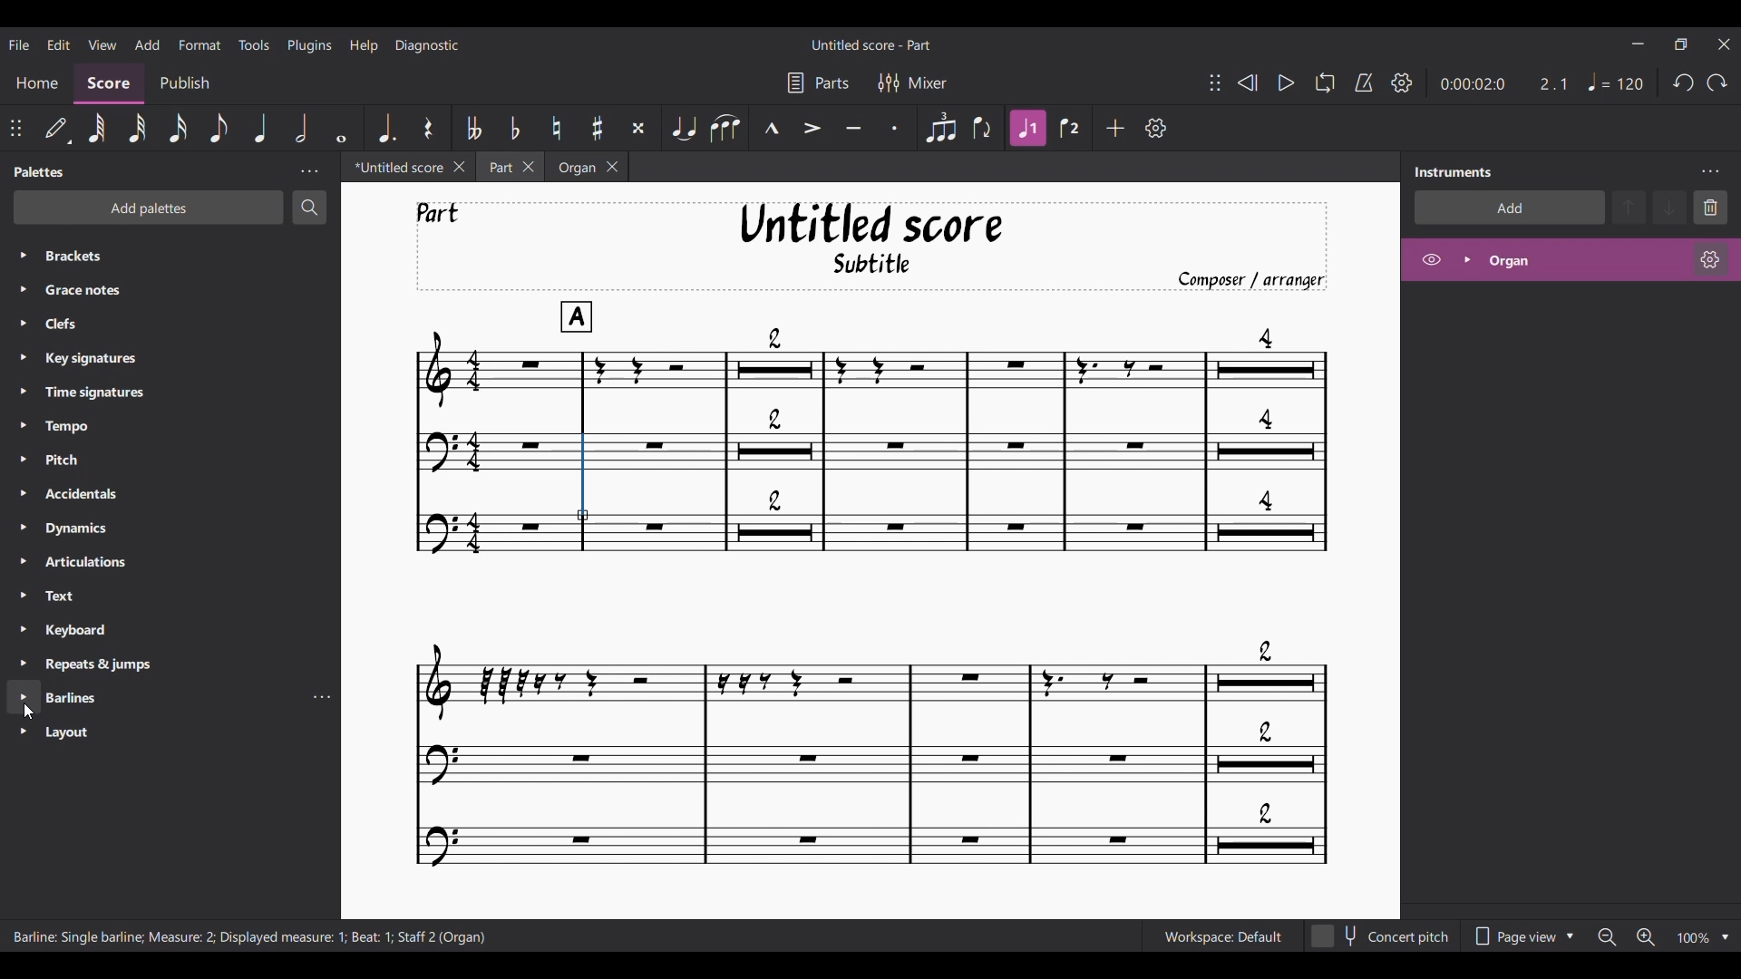  What do you see at coordinates (36, 82) in the screenshot?
I see `Home section` at bounding box center [36, 82].